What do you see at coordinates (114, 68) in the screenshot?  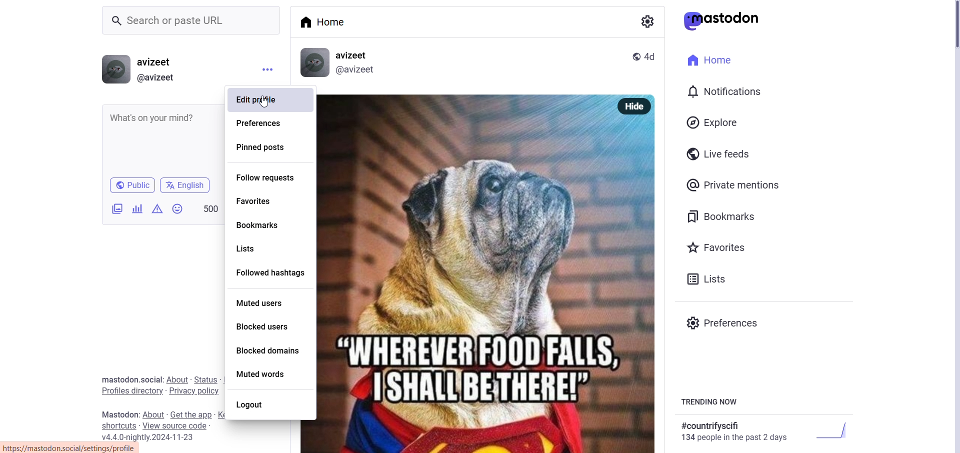 I see `display picture` at bounding box center [114, 68].